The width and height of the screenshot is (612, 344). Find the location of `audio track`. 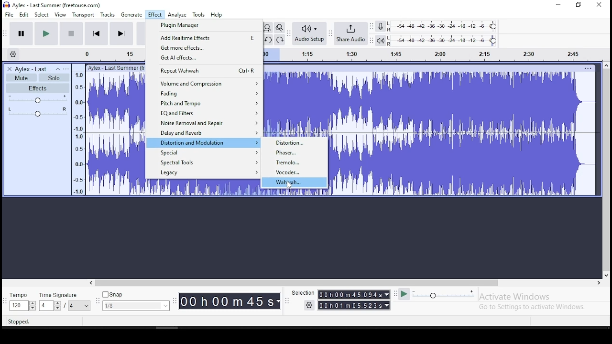

audio track is located at coordinates (295, 193).